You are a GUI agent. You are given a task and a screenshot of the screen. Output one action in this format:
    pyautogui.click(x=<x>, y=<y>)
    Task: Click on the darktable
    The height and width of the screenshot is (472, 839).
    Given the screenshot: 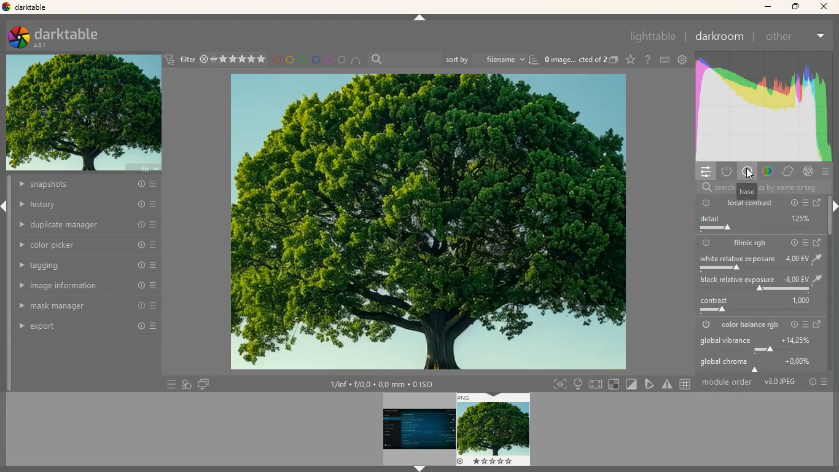 What is the action you would take?
    pyautogui.click(x=61, y=38)
    